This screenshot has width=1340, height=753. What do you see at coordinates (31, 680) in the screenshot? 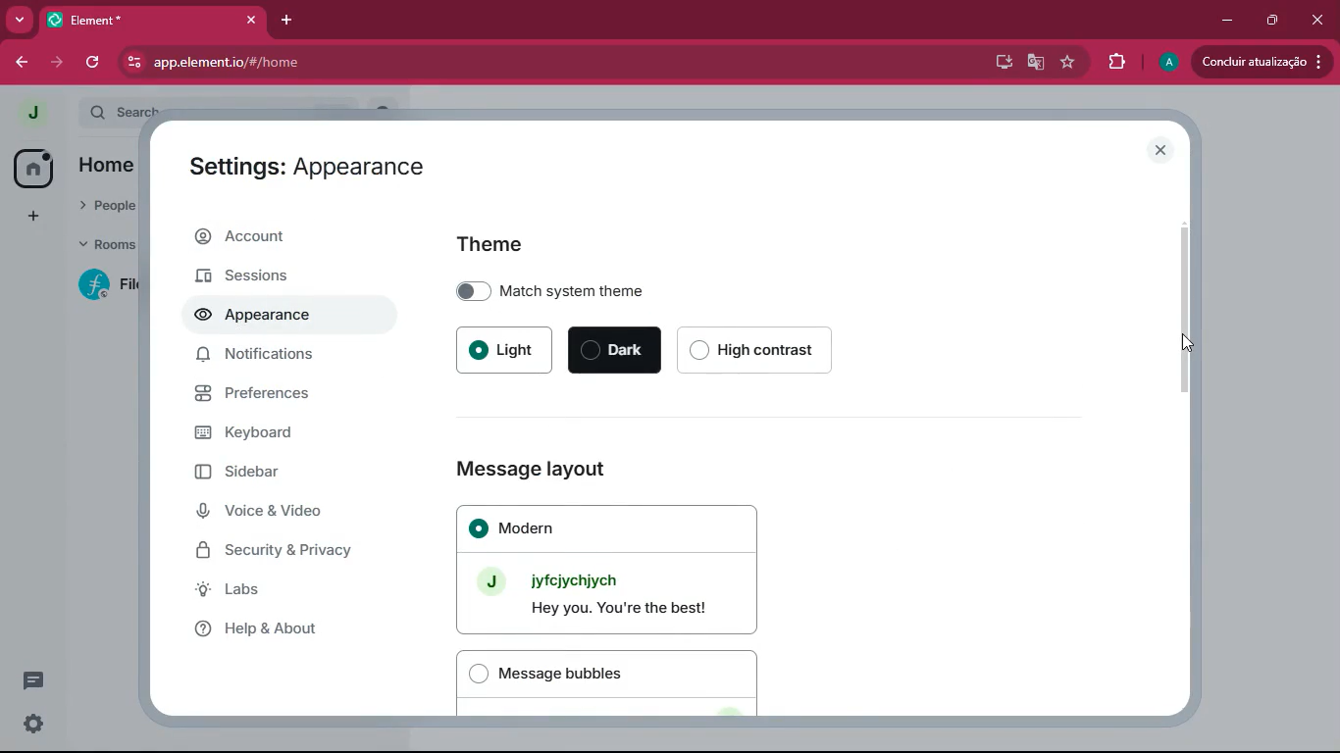
I see `message` at bounding box center [31, 680].